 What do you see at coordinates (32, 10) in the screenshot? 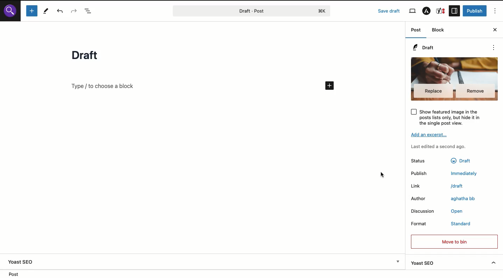
I see `Add new block` at bounding box center [32, 10].